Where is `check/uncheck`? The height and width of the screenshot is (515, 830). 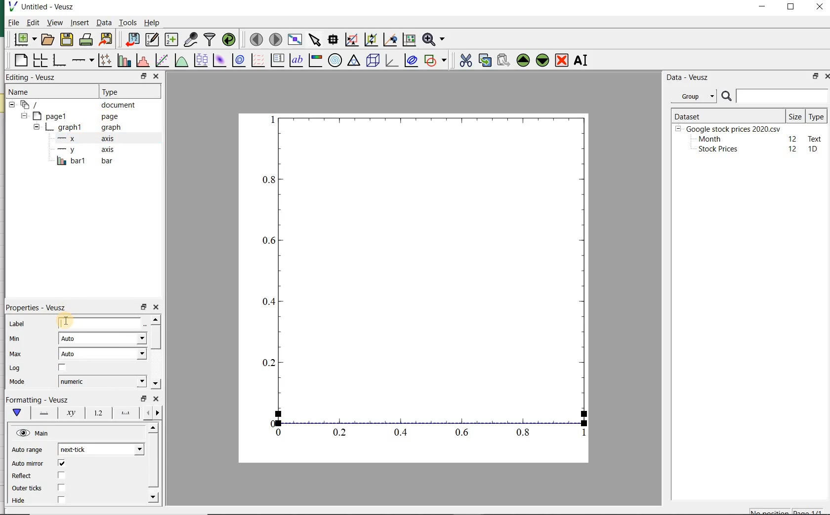 check/uncheck is located at coordinates (62, 369).